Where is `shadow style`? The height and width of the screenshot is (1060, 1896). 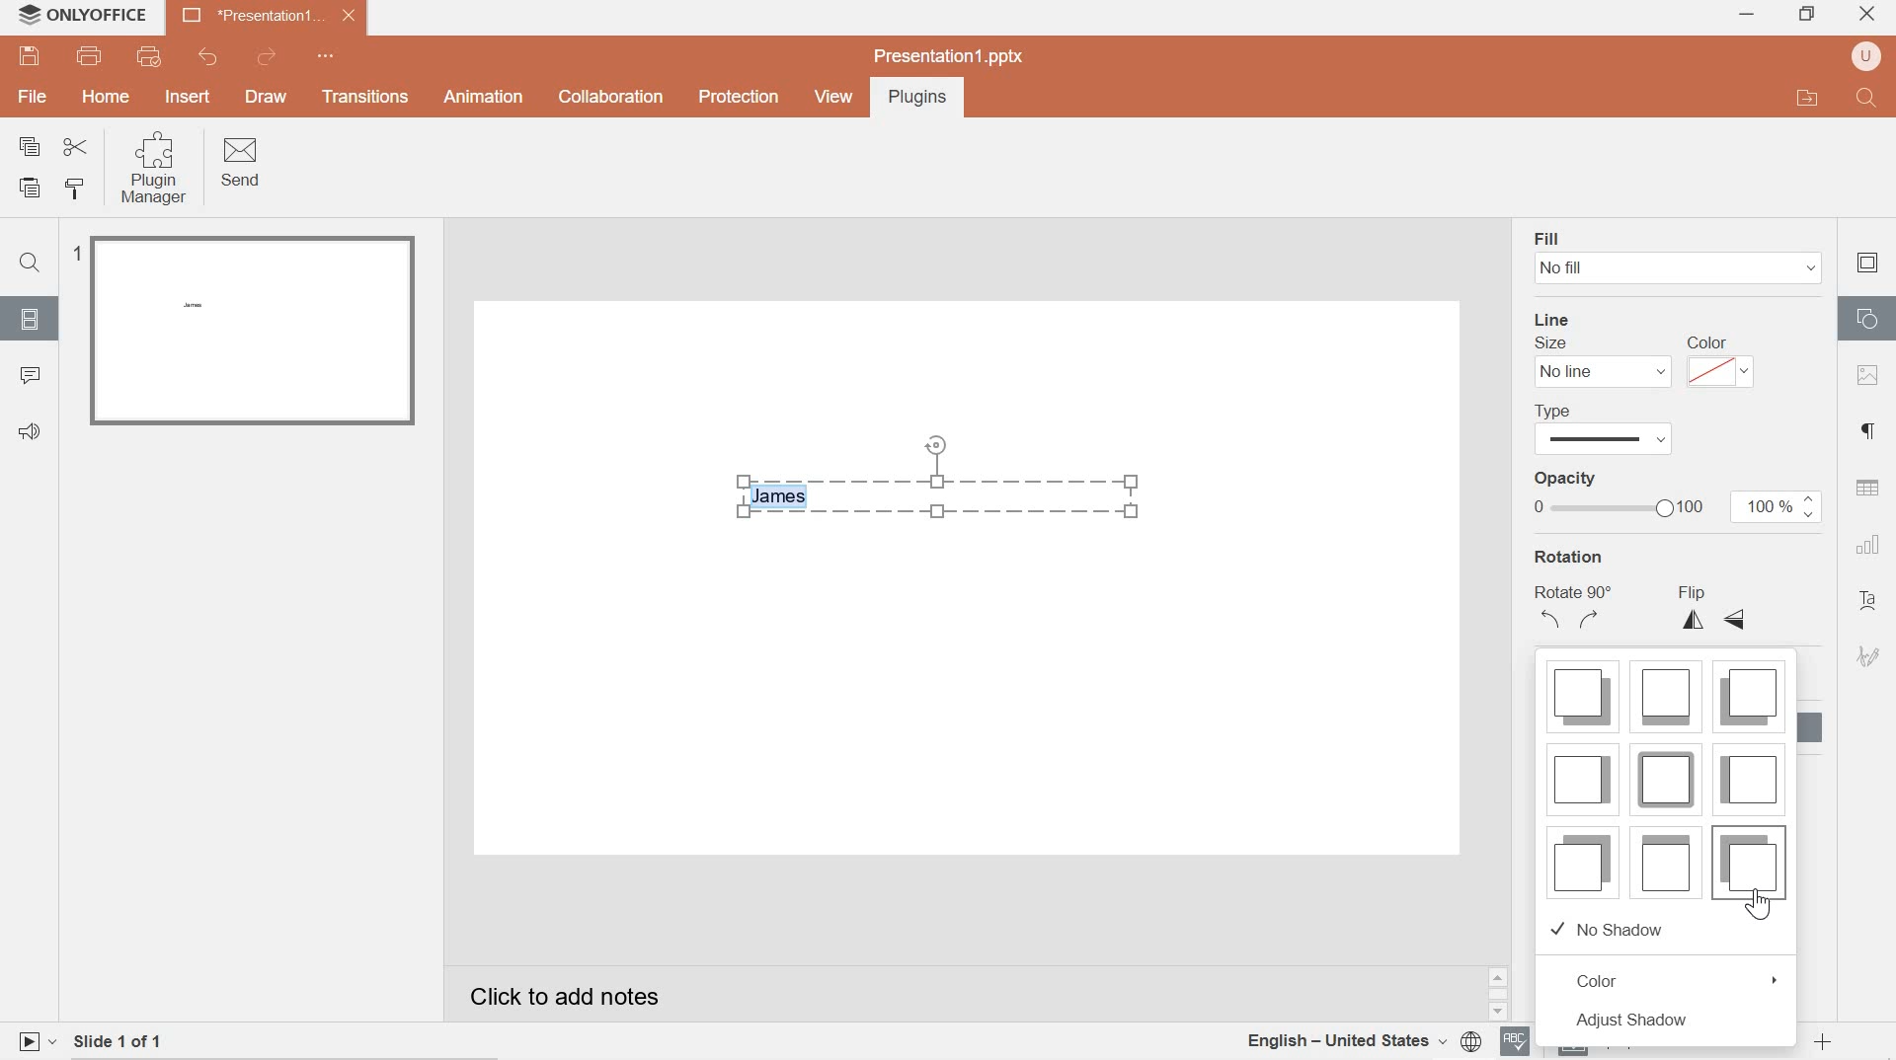 shadow style is located at coordinates (1581, 692).